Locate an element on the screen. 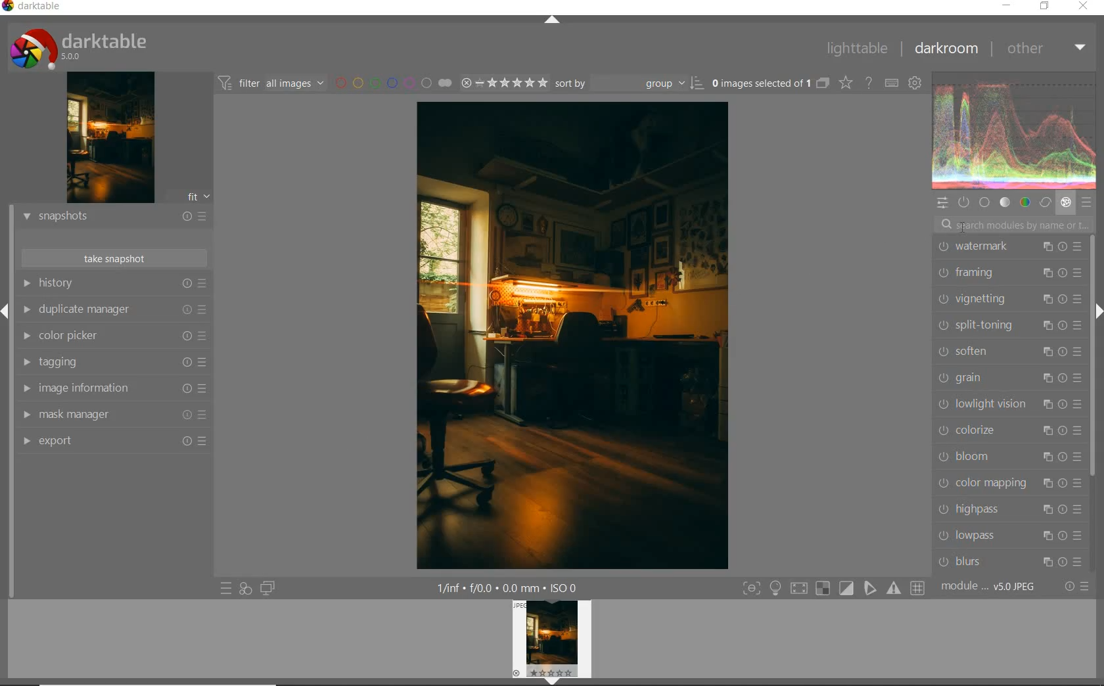 The image size is (1104, 686). effect is located at coordinates (1067, 203).